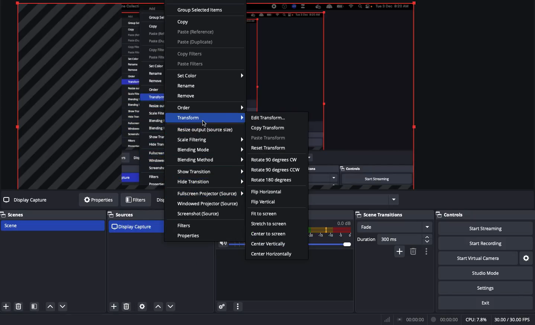 This screenshot has width=535, height=325. What do you see at coordinates (478, 259) in the screenshot?
I see `Start virtual camera` at bounding box center [478, 259].